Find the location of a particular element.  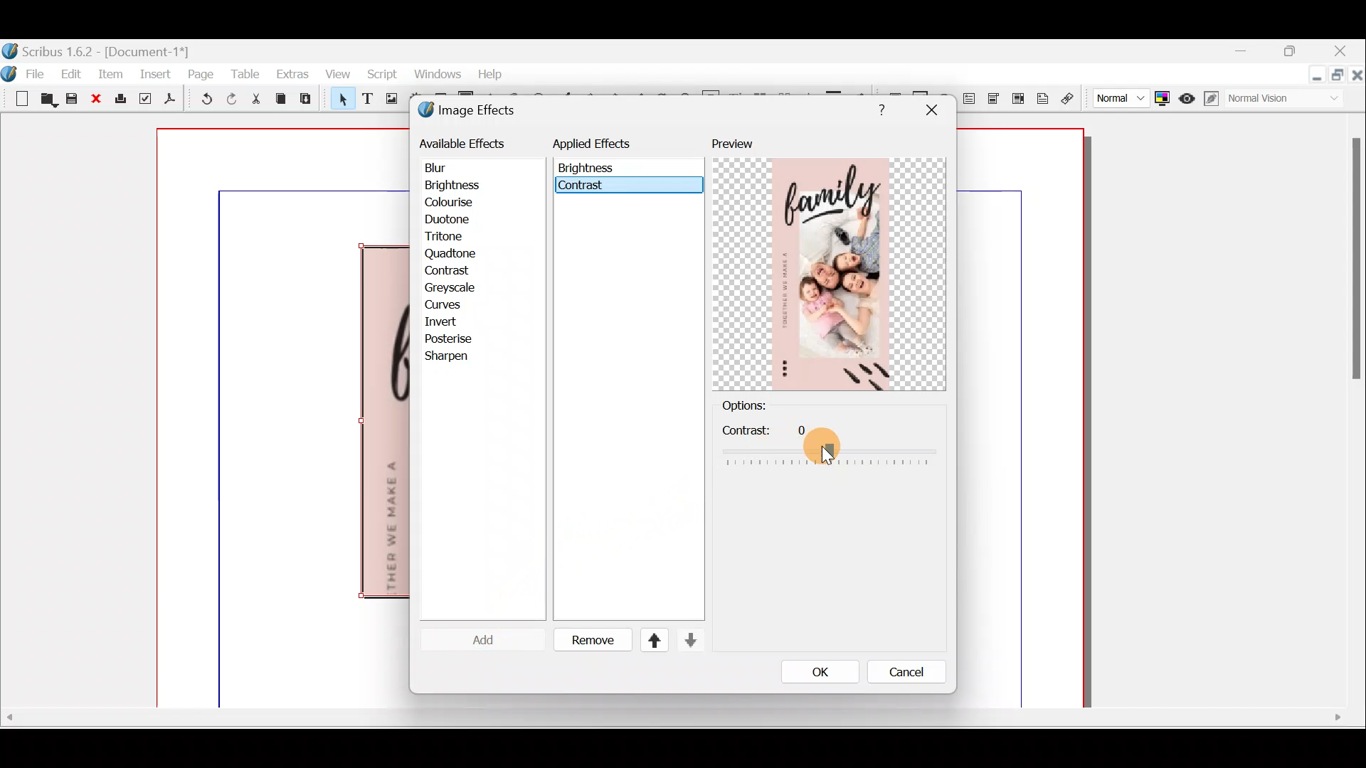

 is located at coordinates (931, 110).